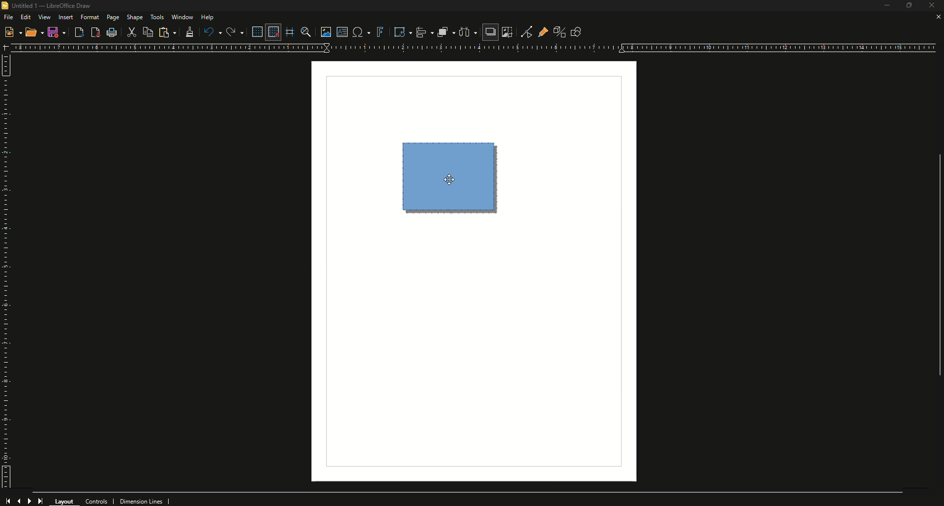 Image resolution: width=944 pixels, height=506 pixels. I want to click on scroll, so click(935, 273).